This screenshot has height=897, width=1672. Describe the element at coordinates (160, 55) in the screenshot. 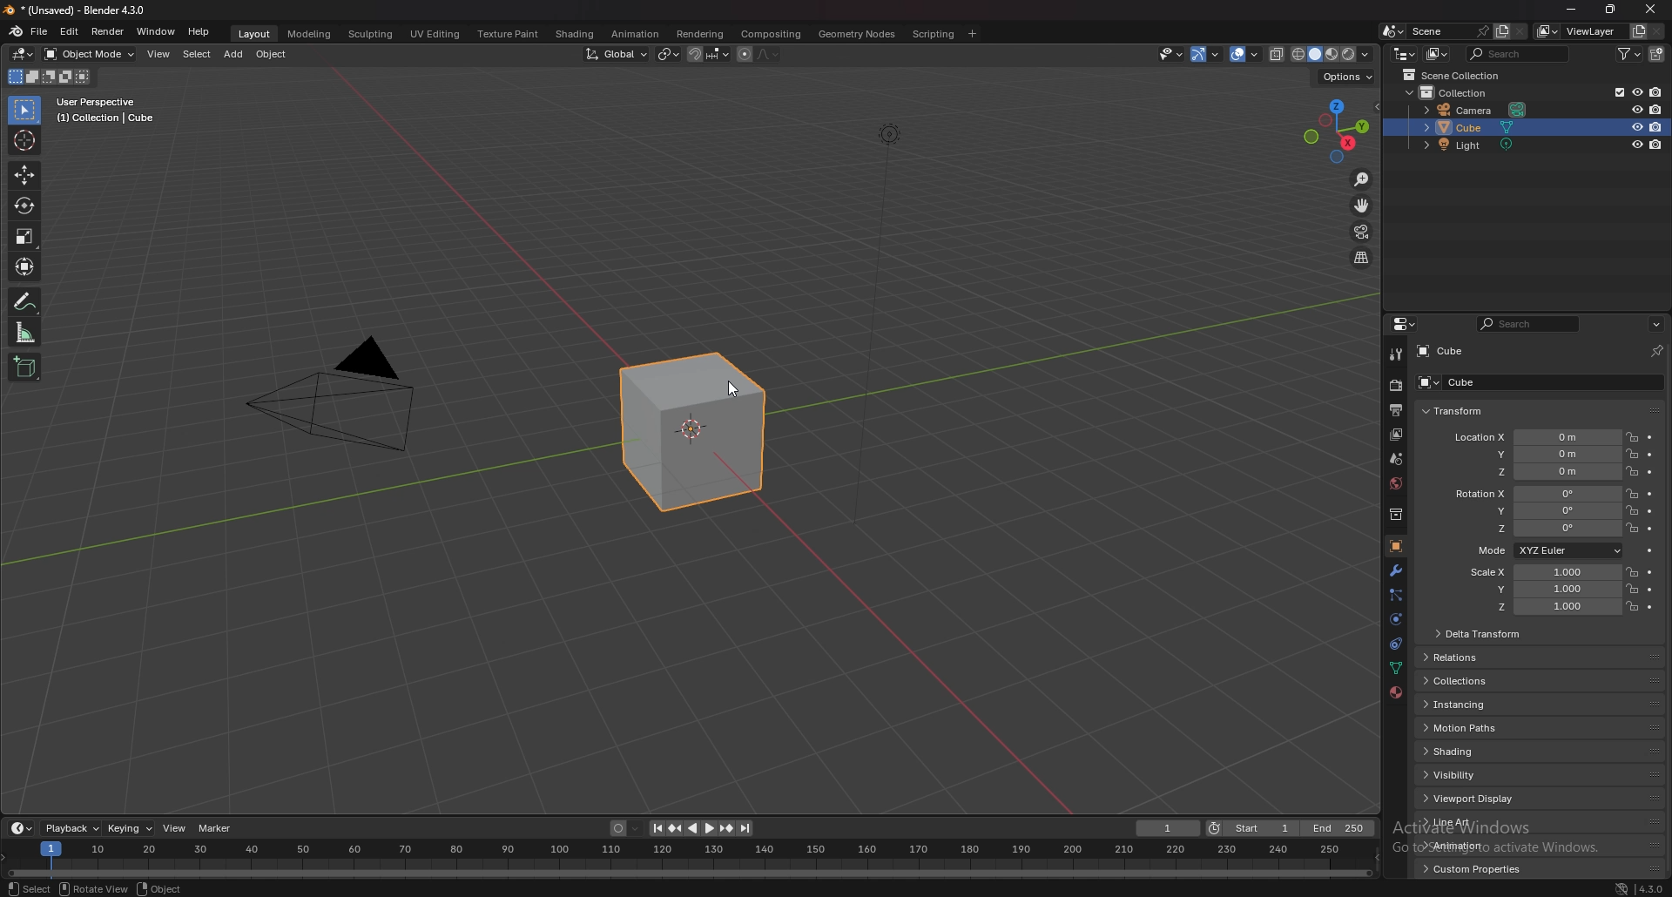

I see `view` at that location.